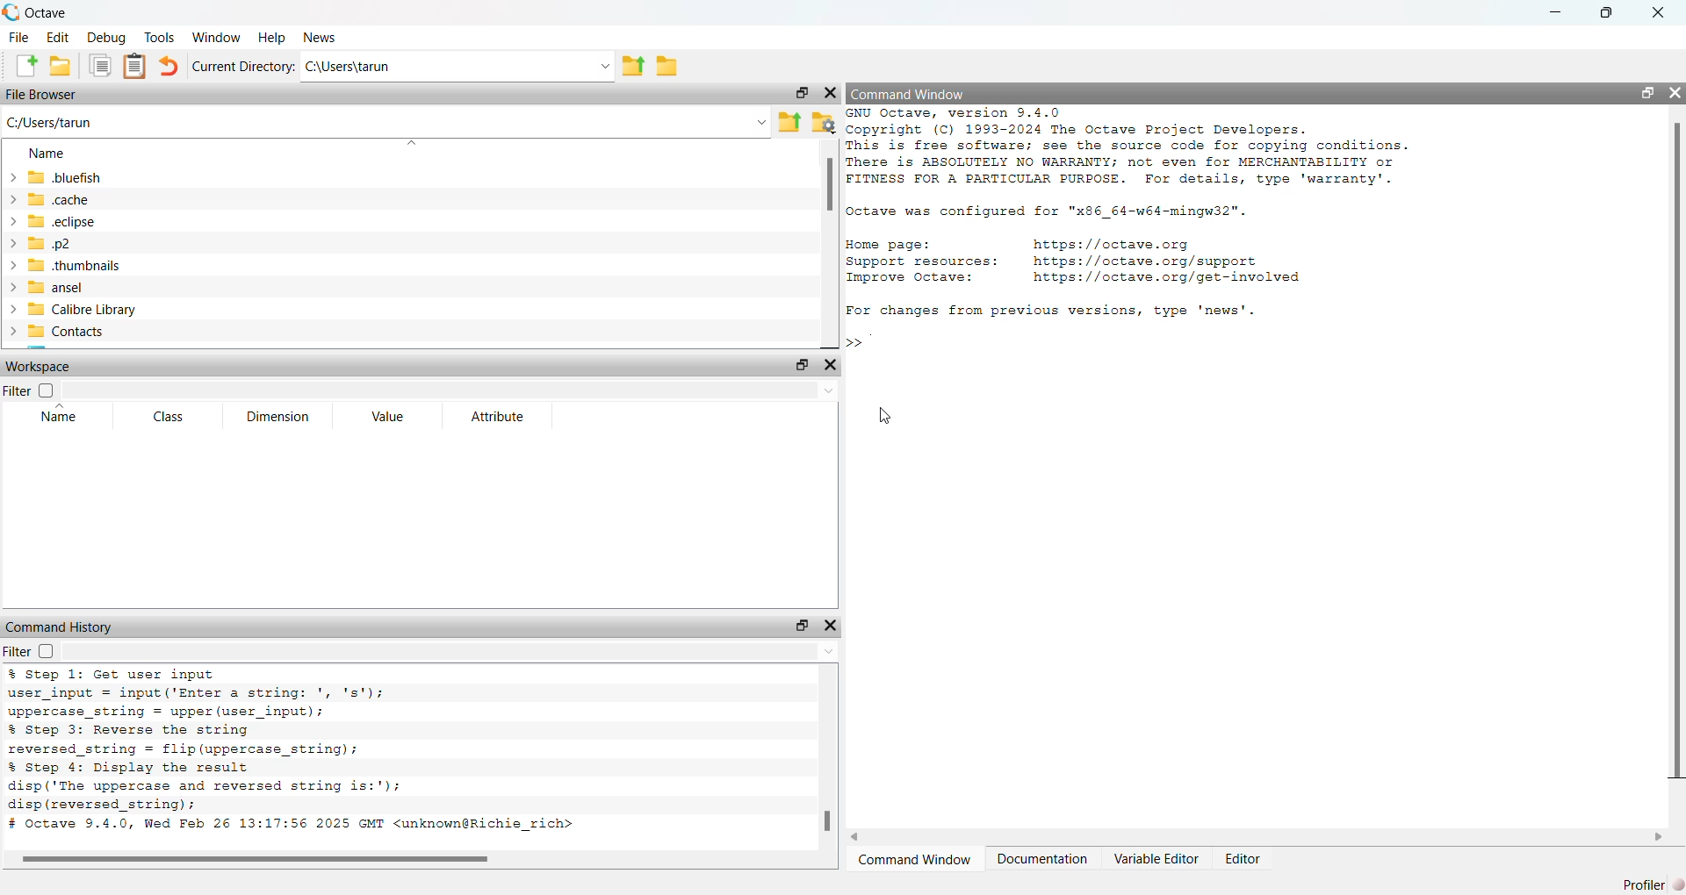  Describe the element at coordinates (277, 418) in the screenshot. I see `dimension` at that location.